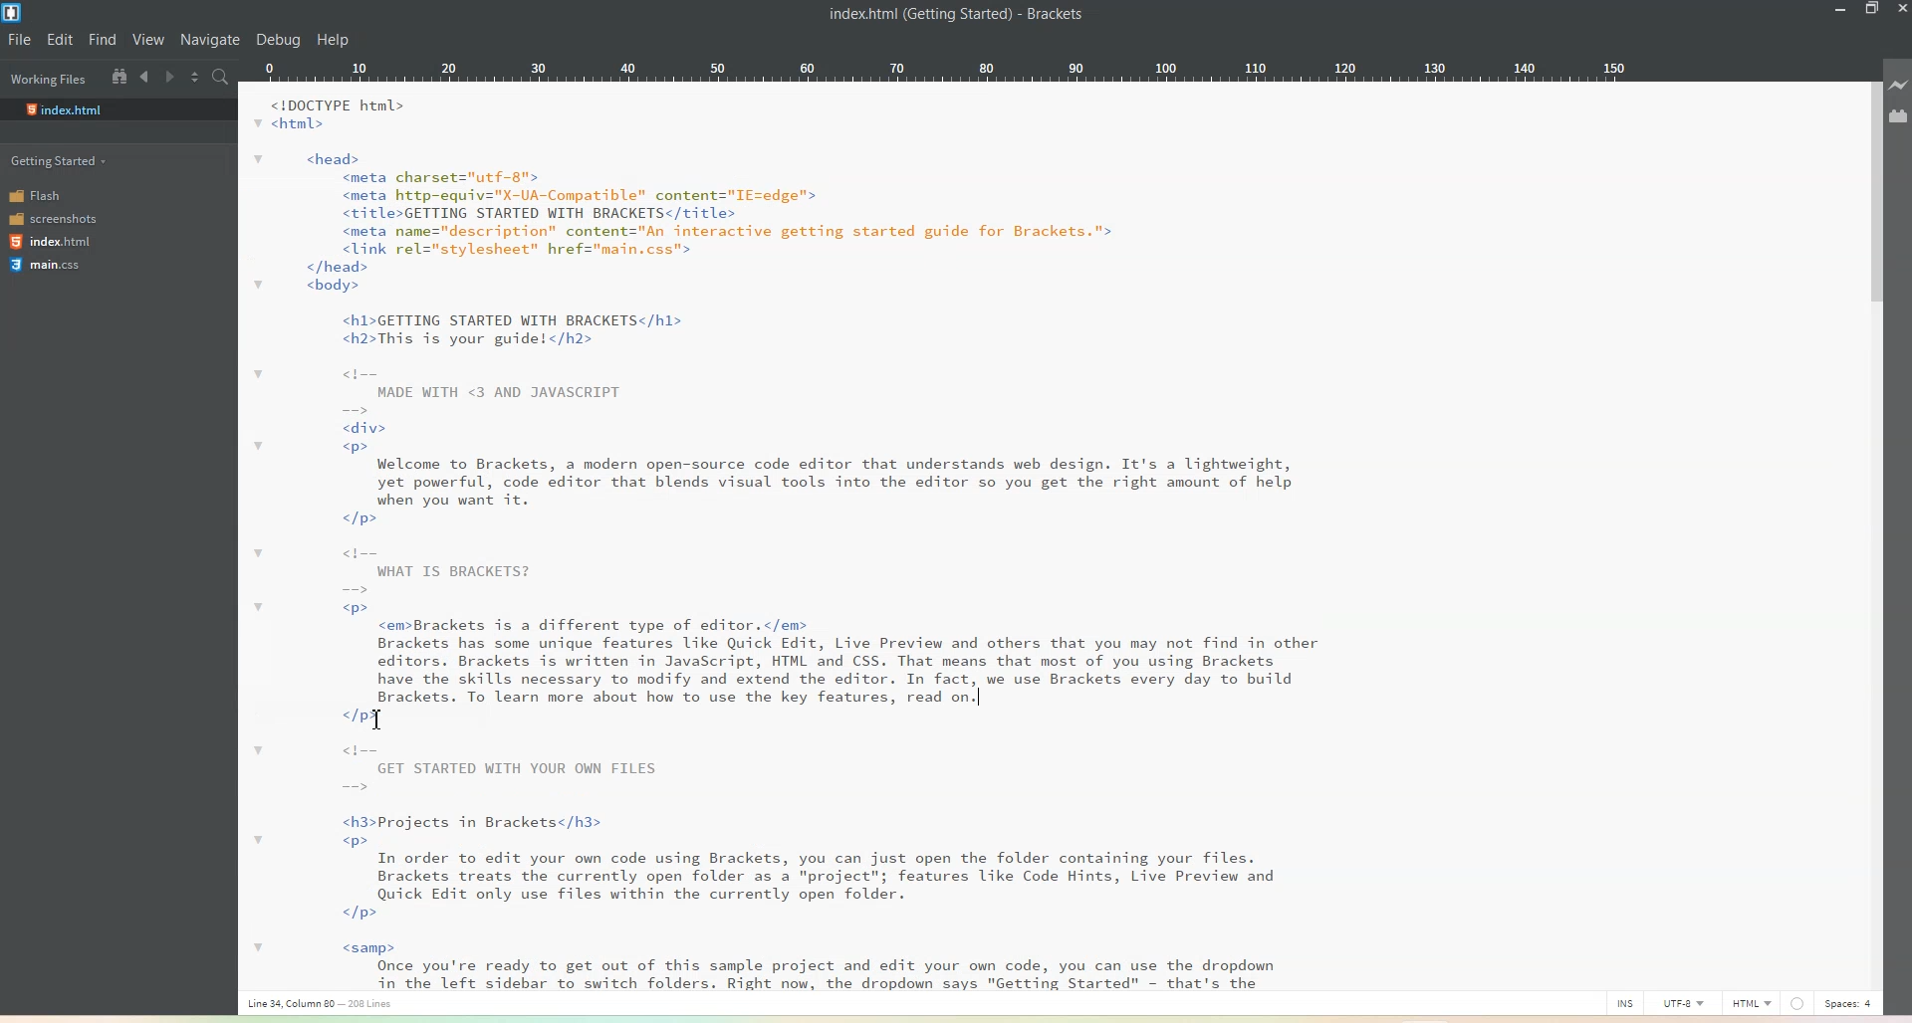  What do you see at coordinates (1899, 83) in the screenshot?
I see `Live preview` at bounding box center [1899, 83].